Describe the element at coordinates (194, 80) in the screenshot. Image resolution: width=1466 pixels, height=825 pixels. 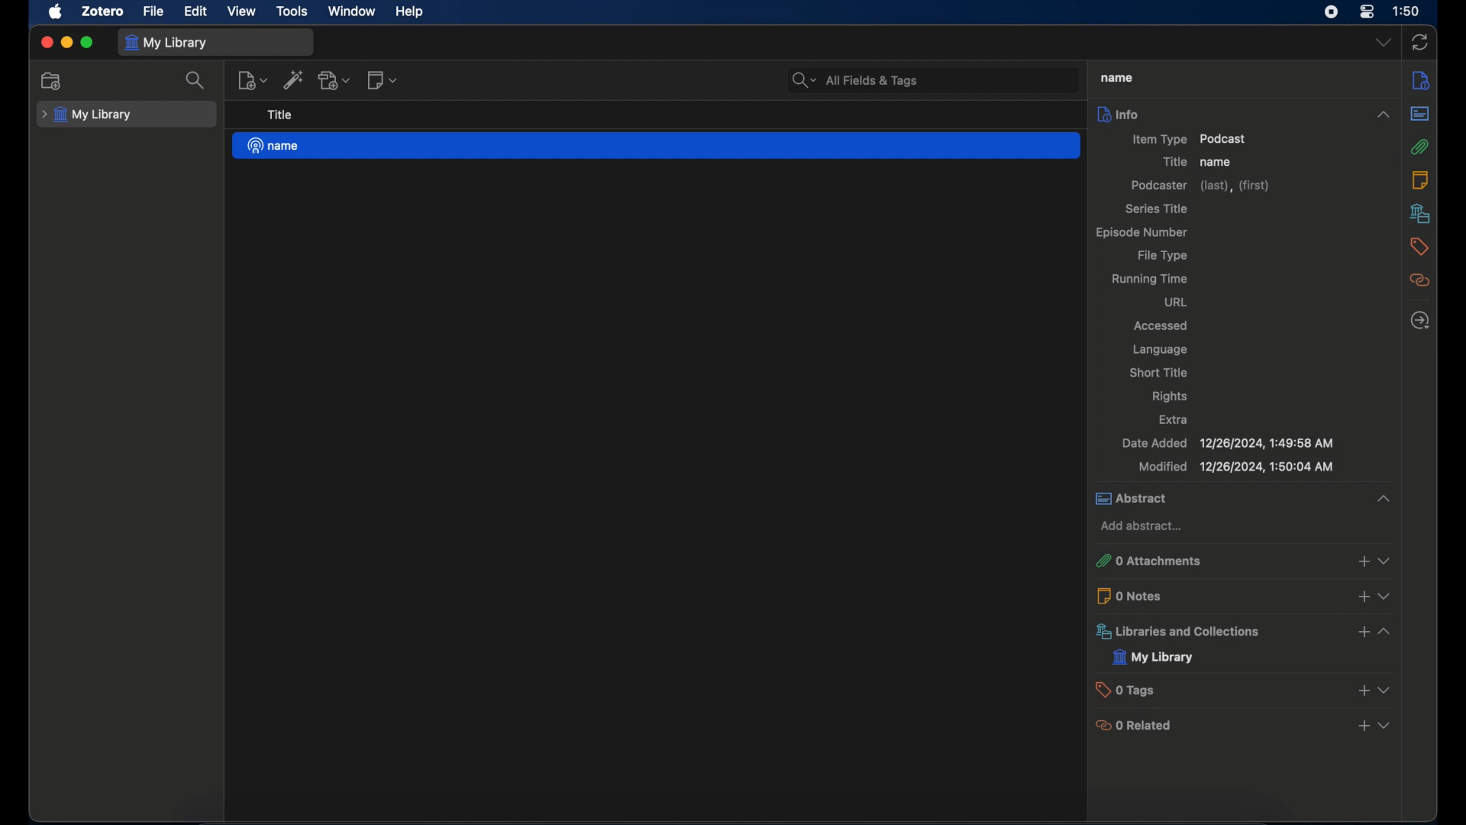
I see `search` at that location.